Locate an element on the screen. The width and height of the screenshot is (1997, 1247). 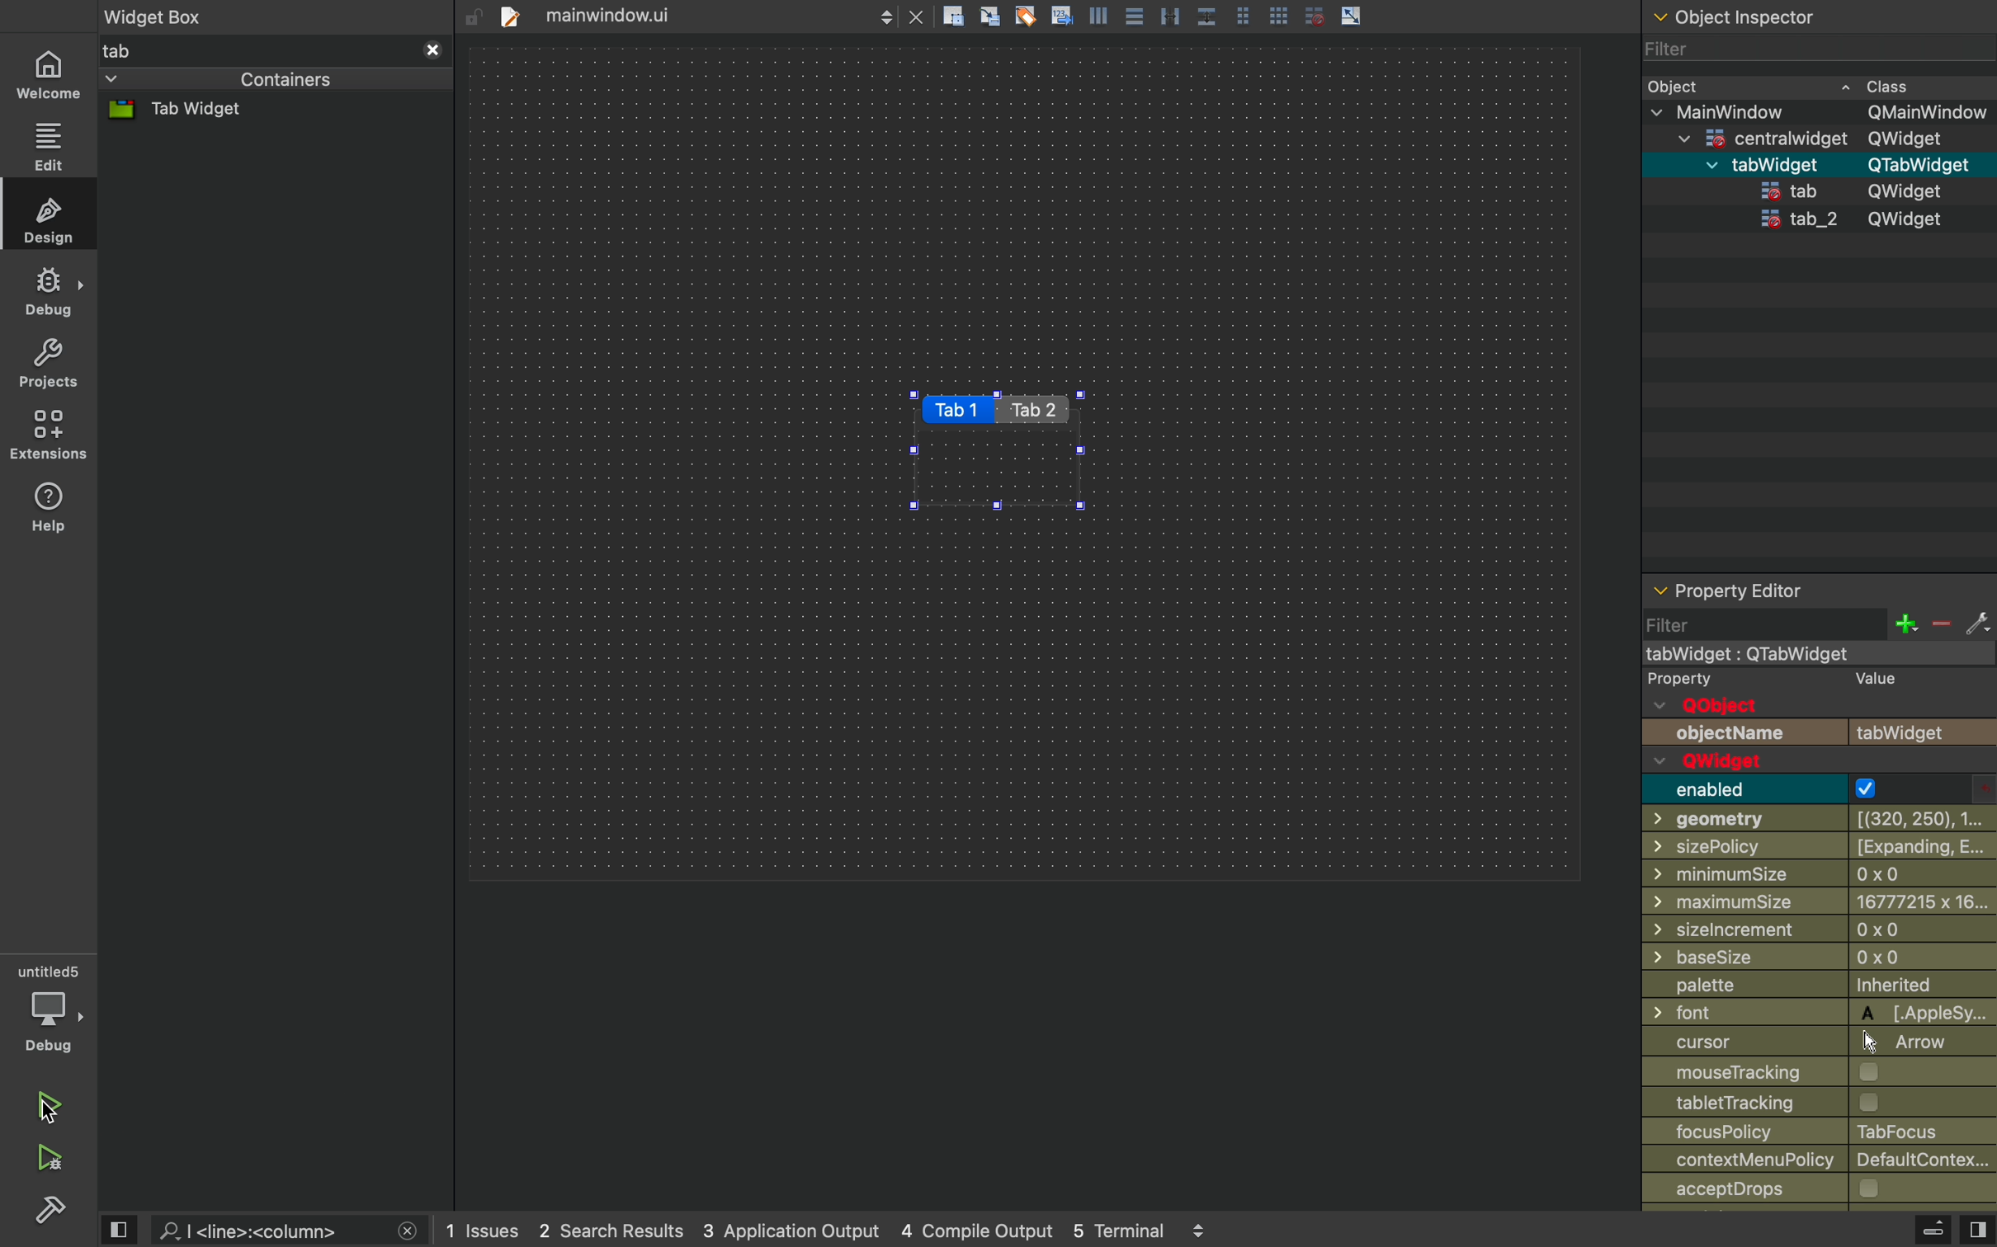
plus is located at coordinates (1904, 623).